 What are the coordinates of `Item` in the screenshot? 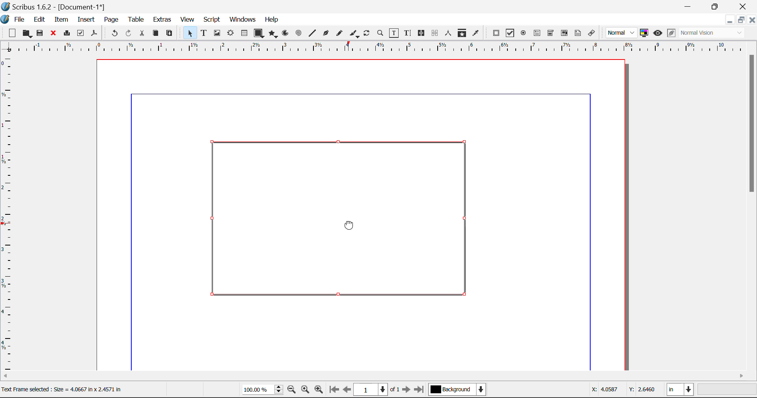 It's located at (60, 19).